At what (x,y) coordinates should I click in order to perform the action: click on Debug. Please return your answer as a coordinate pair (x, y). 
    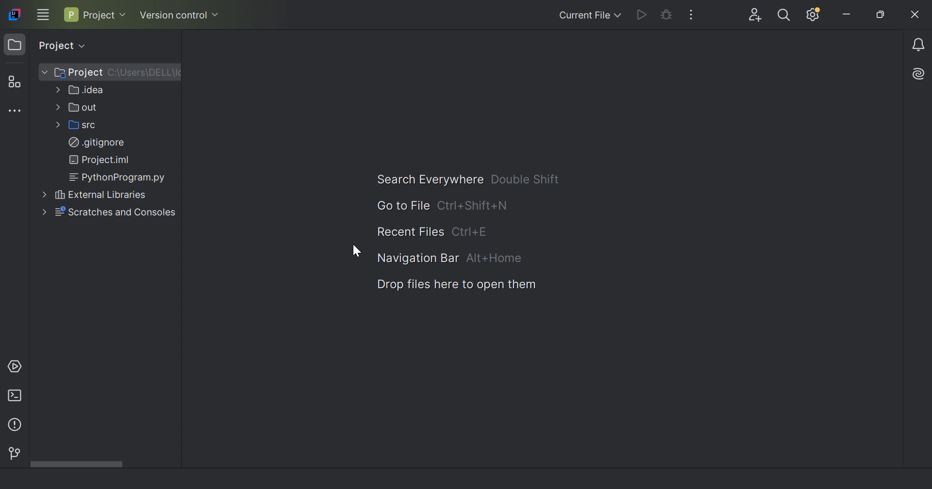
    Looking at the image, I should click on (667, 14).